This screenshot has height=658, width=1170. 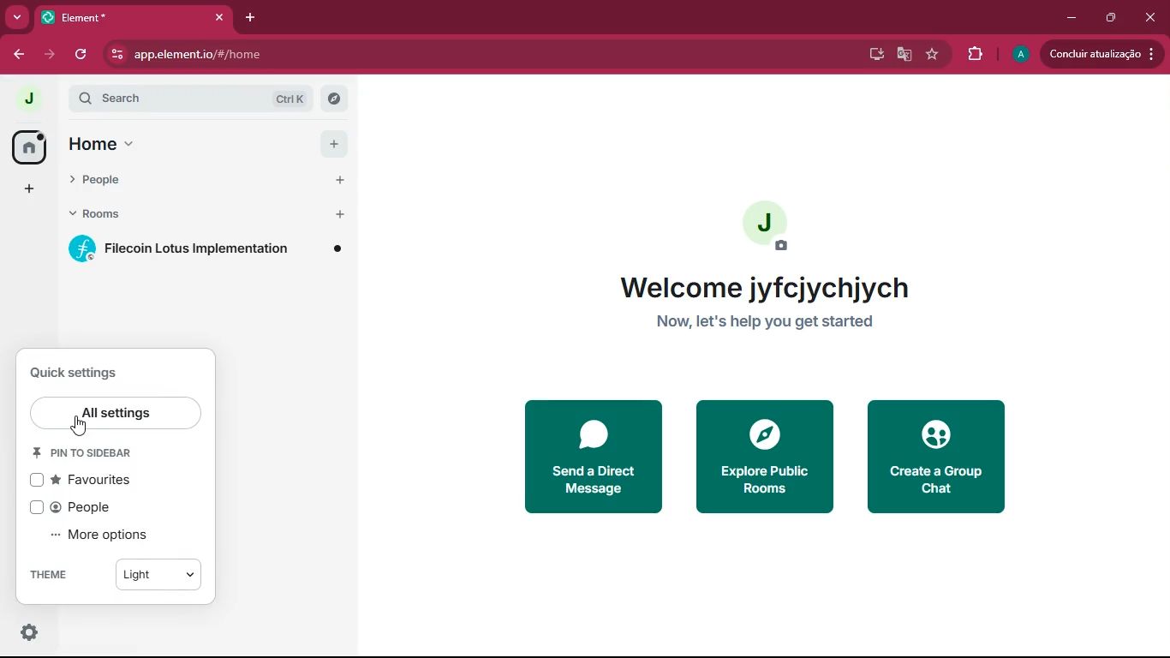 I want to click on search, so click(x=164, y=98).